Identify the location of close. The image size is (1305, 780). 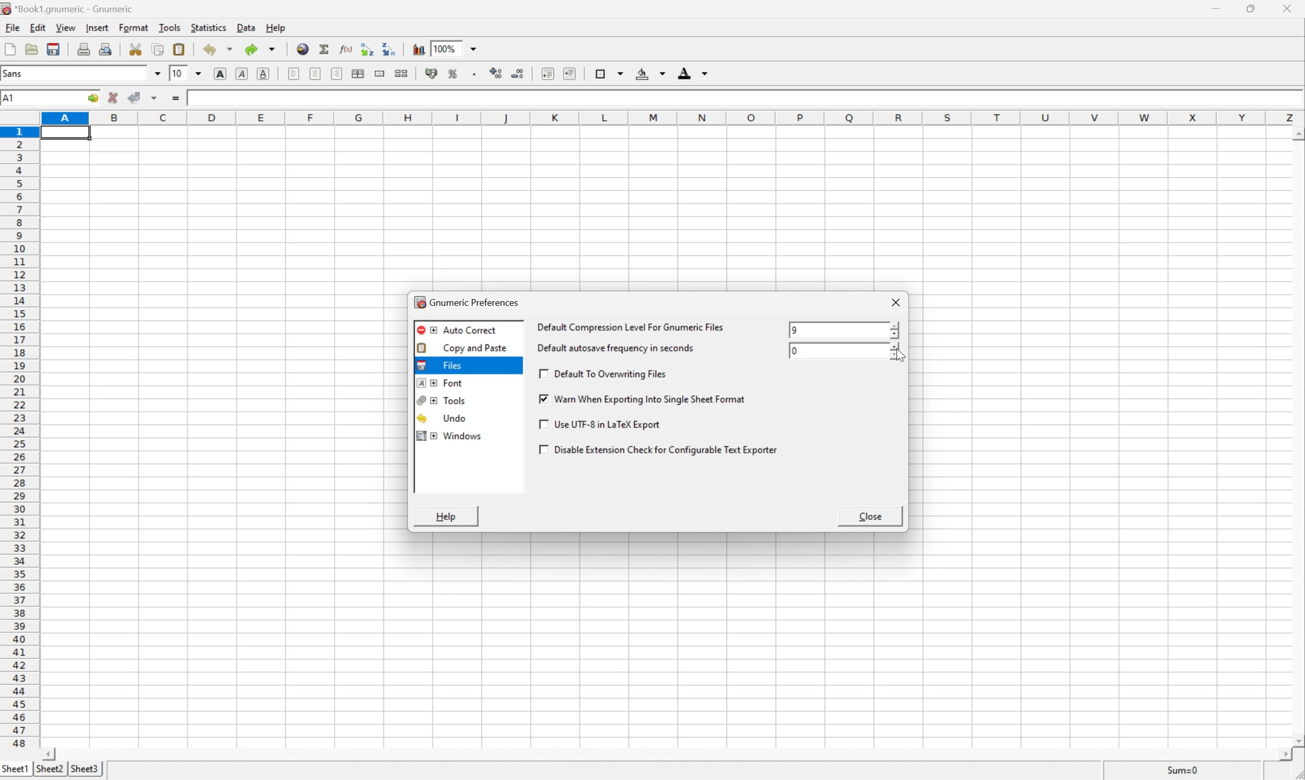
(869, 518).